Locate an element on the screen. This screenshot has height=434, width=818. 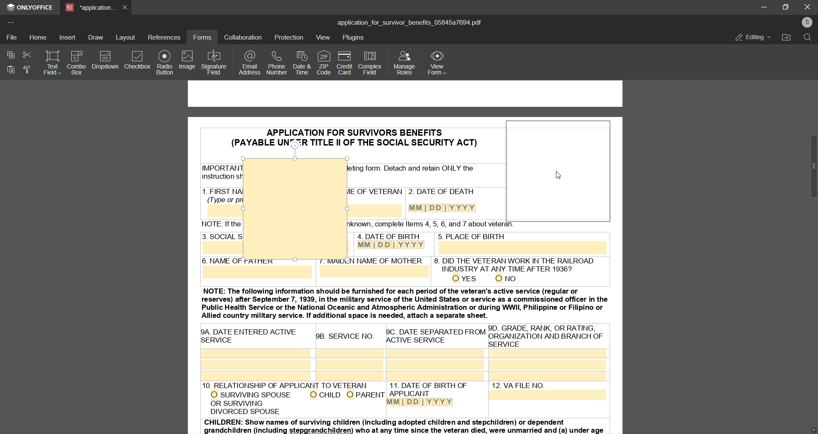
email address is located at coordinates (250, 63).